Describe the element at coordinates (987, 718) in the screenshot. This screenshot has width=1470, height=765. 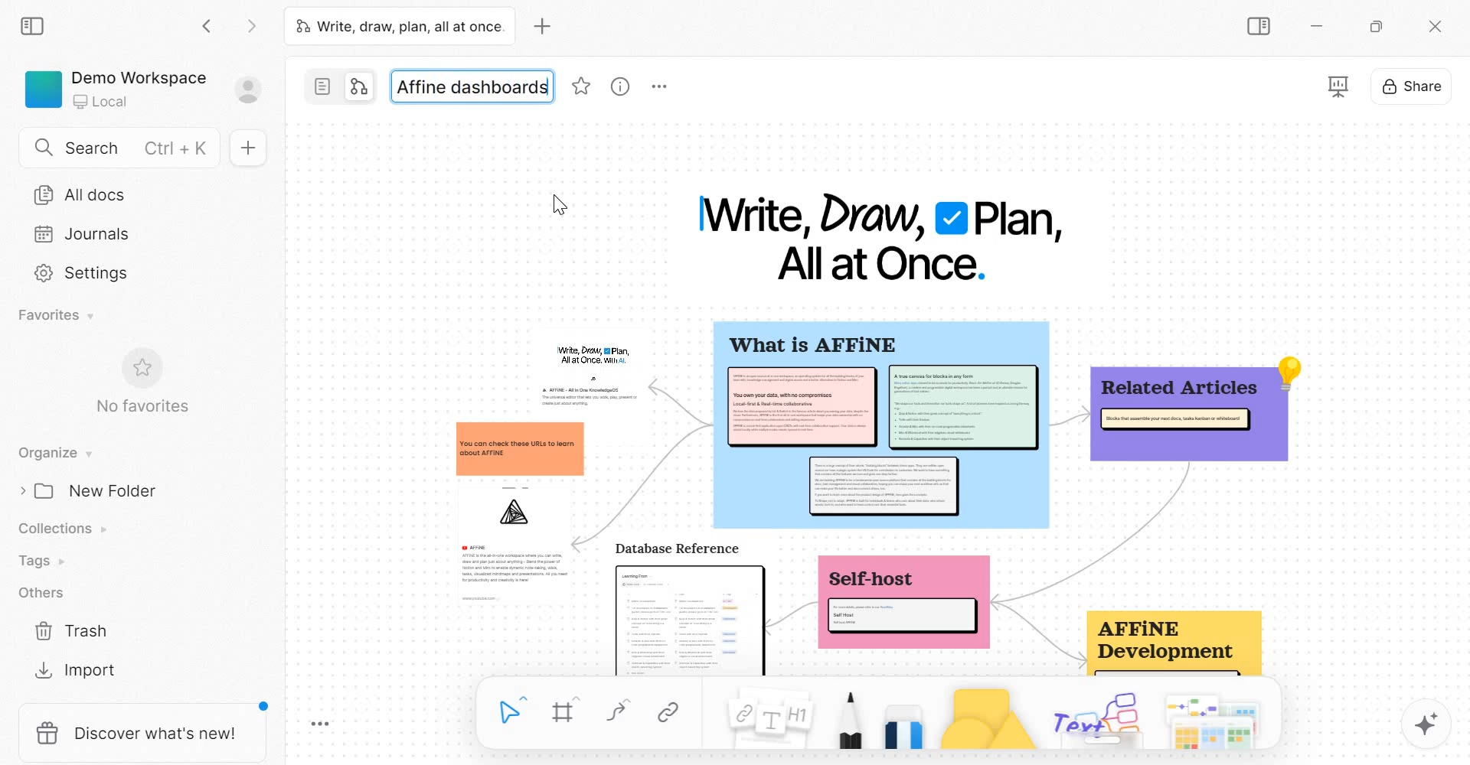
I see `Shape` at that location.